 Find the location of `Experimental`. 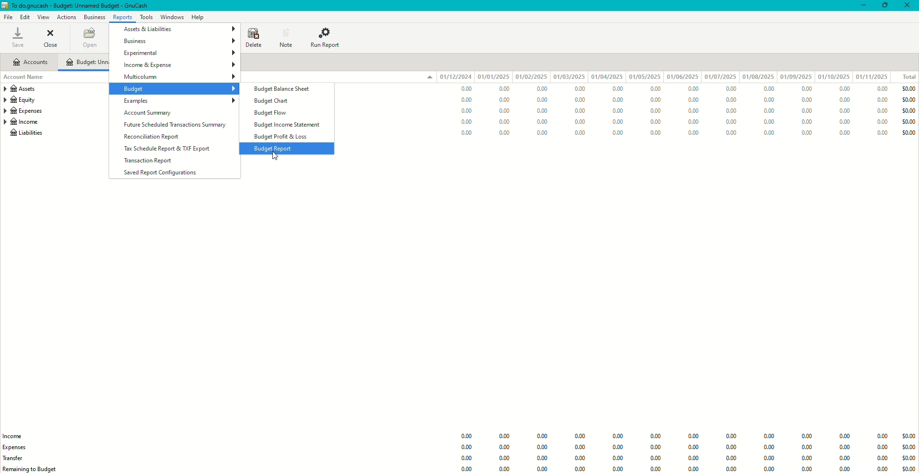

Experimental is located at coordinates (178, 53).